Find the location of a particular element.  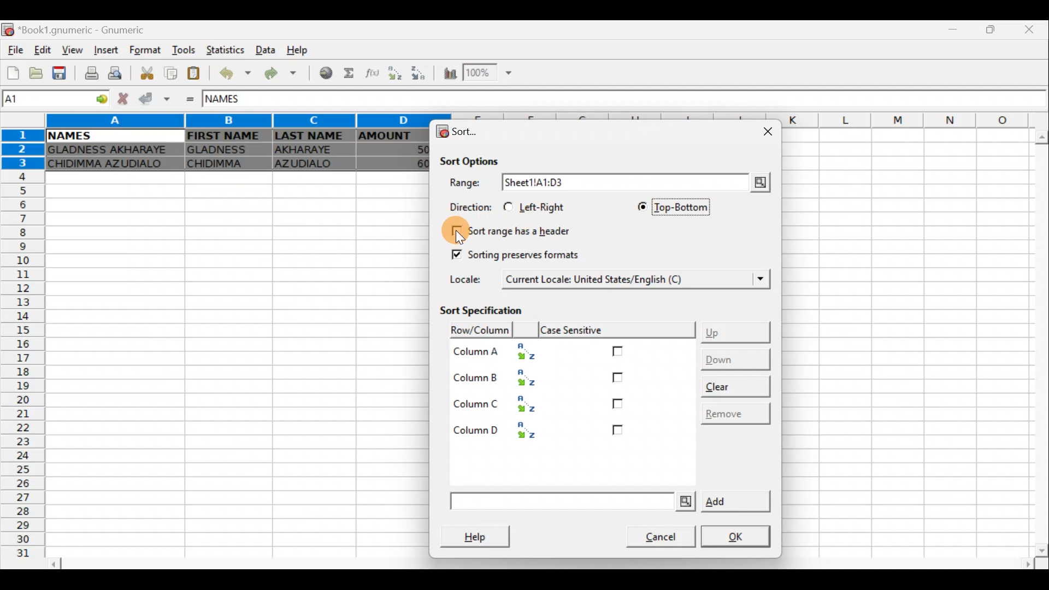

Direction is located at coordinates (467, 206).